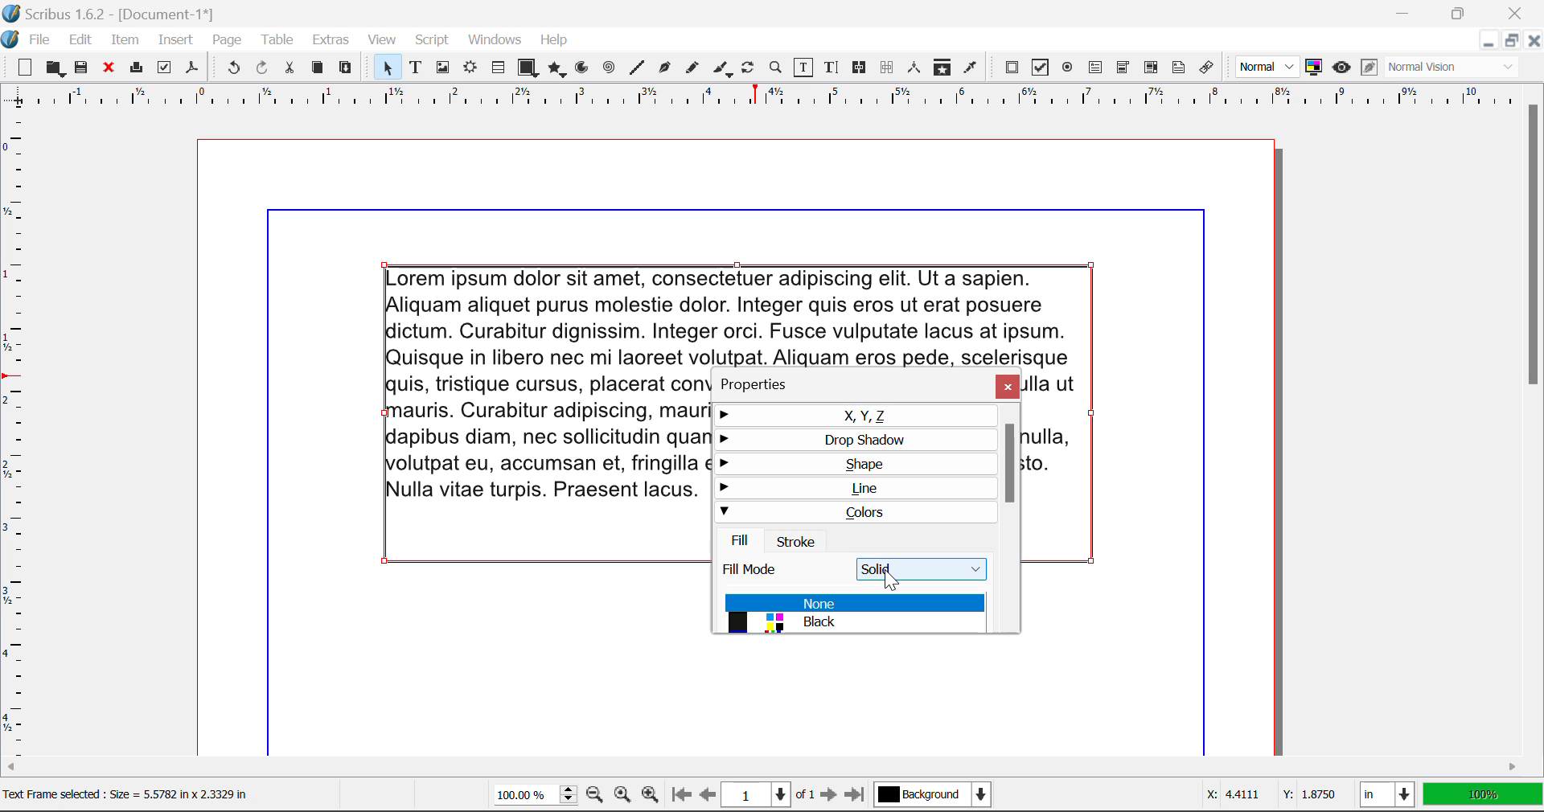 The width and height of the screenshot is (1544, 812). Describe the element at coordinates (226, 41) in the screenshot. I see `Page` at that location.